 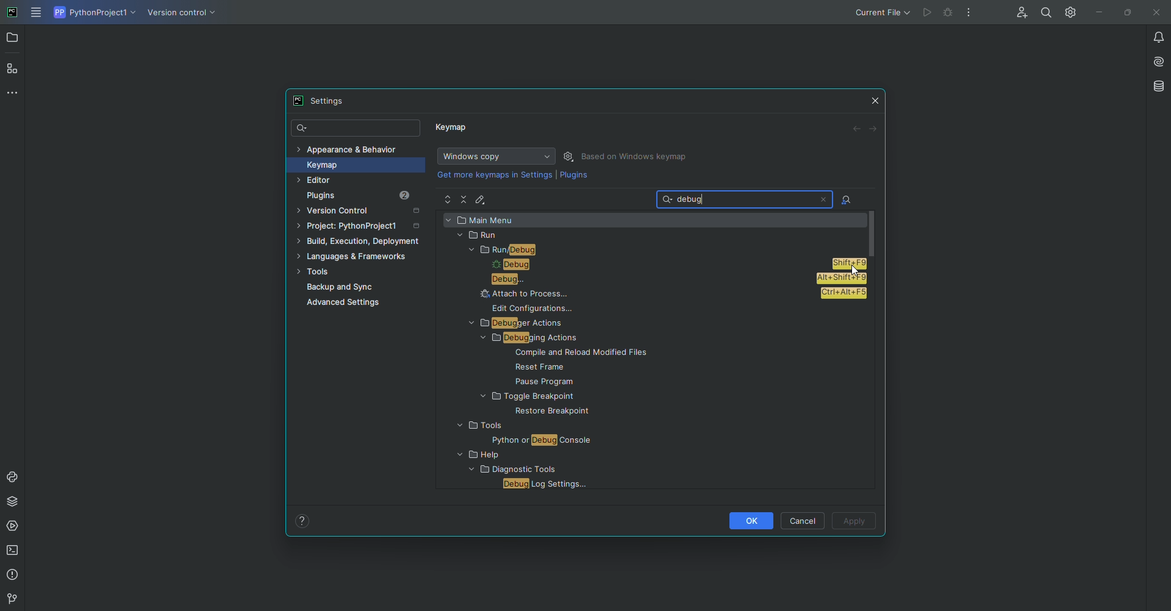 What do you see at coordinates (570, 381) in the screenshot?
I see `FILE NAME` at bounding box center [570, 381].